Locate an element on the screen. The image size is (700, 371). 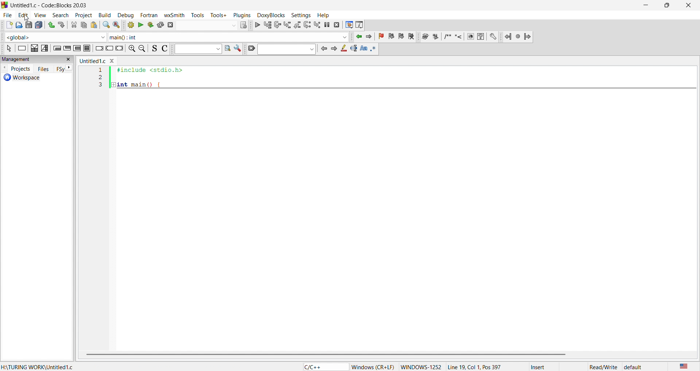
vertical scroll bar is located at coordinates (384, 355).